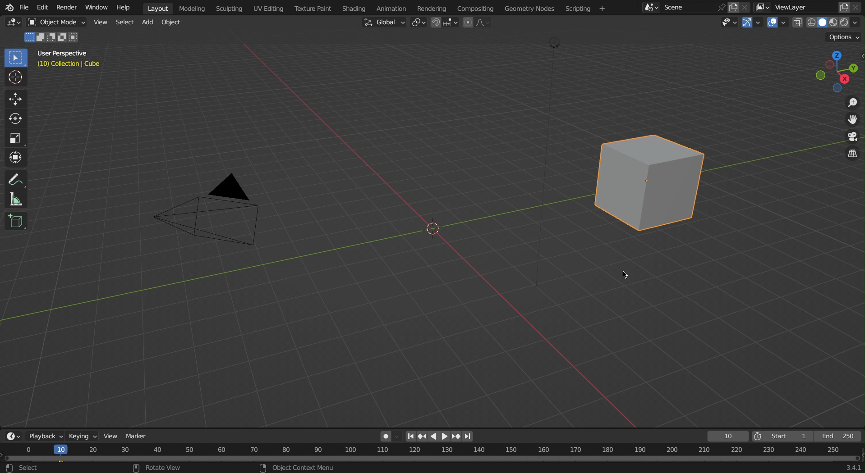 The image size is (865, 473). Describe the element at coordinates (445, 23) in the screenshot. I see `Snapping` at that location.